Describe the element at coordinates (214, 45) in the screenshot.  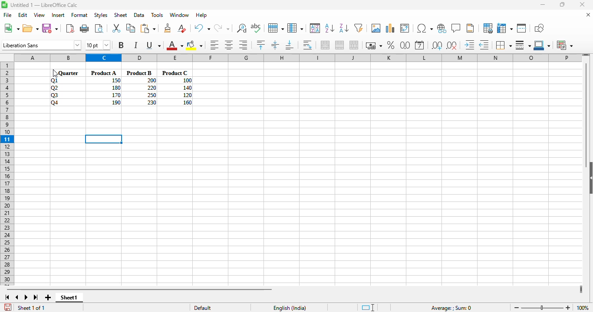
I see `align left` at that location.